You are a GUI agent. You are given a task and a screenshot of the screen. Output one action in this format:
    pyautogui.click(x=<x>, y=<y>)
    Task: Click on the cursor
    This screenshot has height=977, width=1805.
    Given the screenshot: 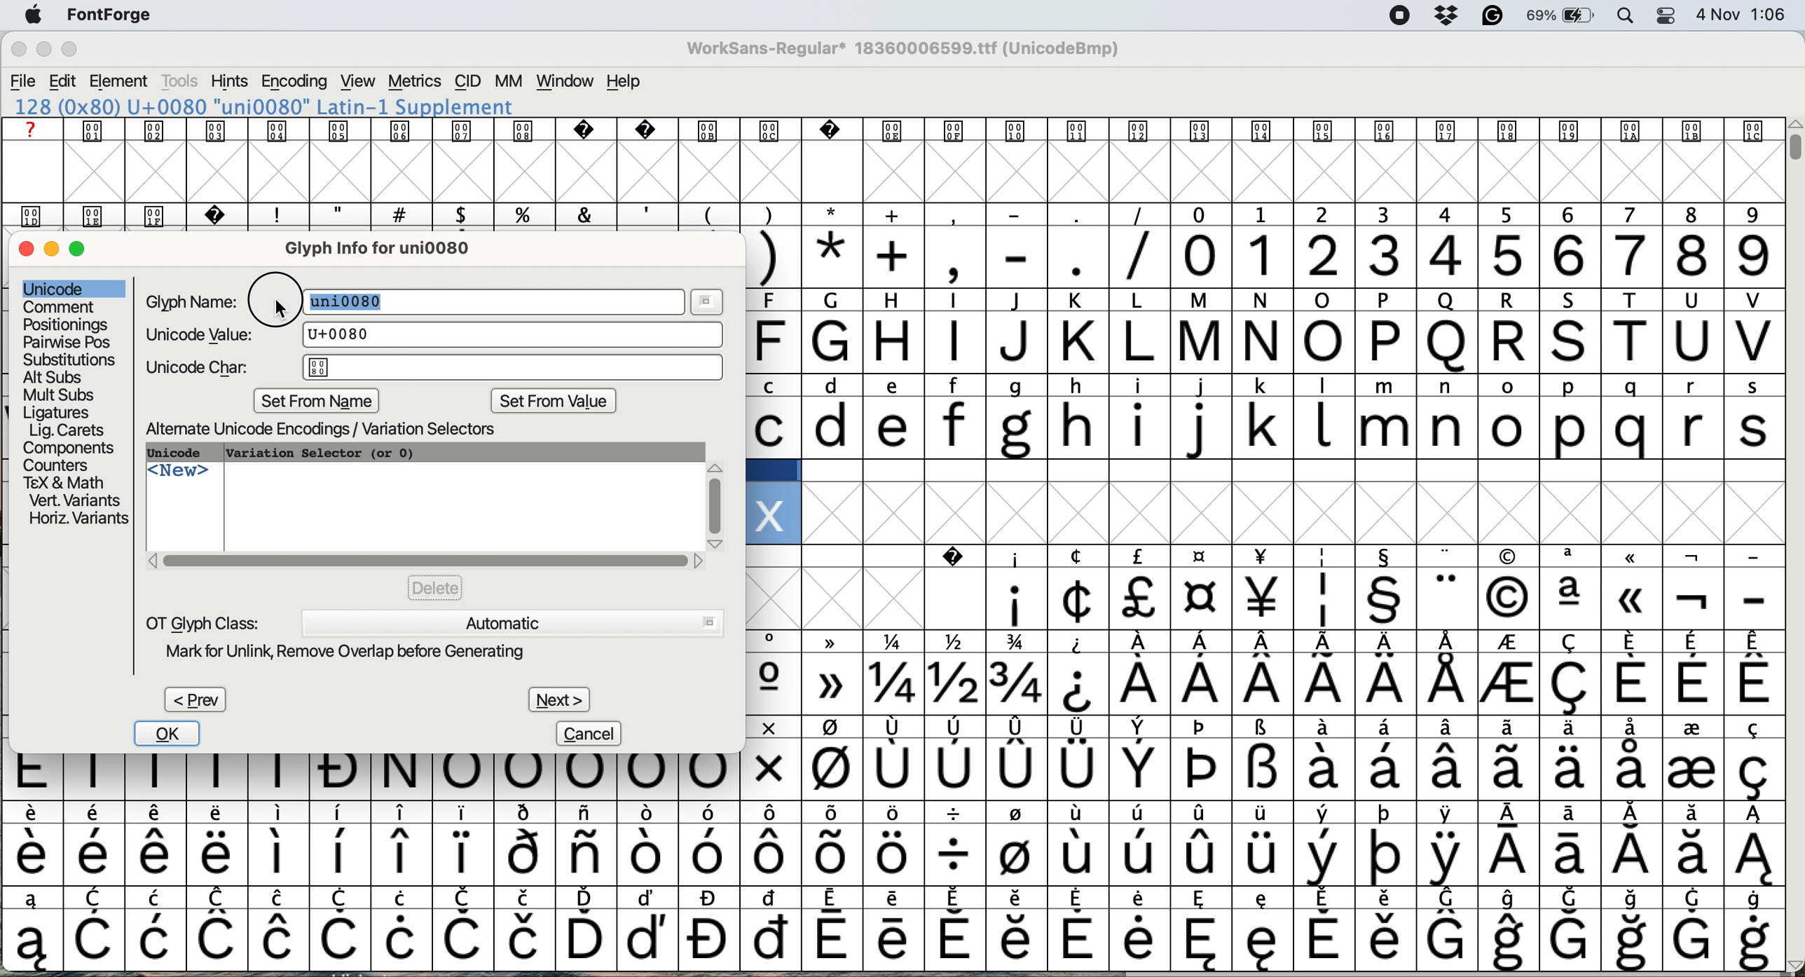 What is the action you would take?
    pyautogui.click(x=277, y=294)
    